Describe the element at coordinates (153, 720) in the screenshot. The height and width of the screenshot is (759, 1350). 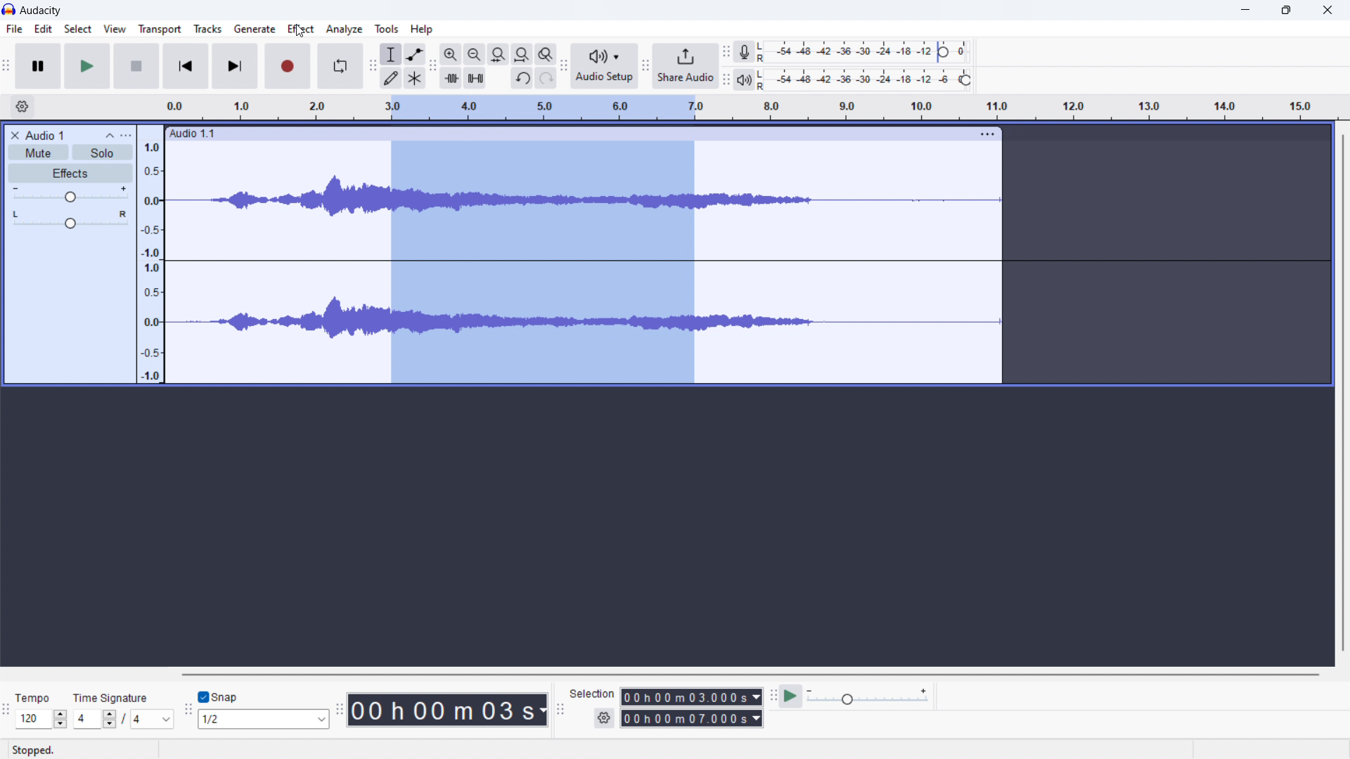
I see `4` at that location.